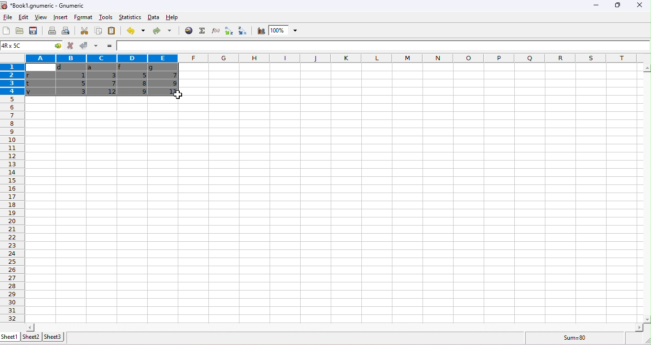 This screenshot has height=345, width=651. I want to click on horizontal slider, so click(334, 327).